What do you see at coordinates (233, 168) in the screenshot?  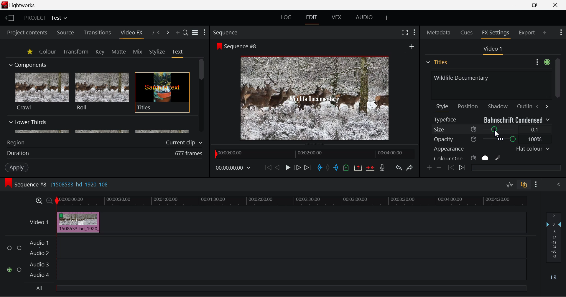 I see `Frame Time` at bounding box center [233, 168].